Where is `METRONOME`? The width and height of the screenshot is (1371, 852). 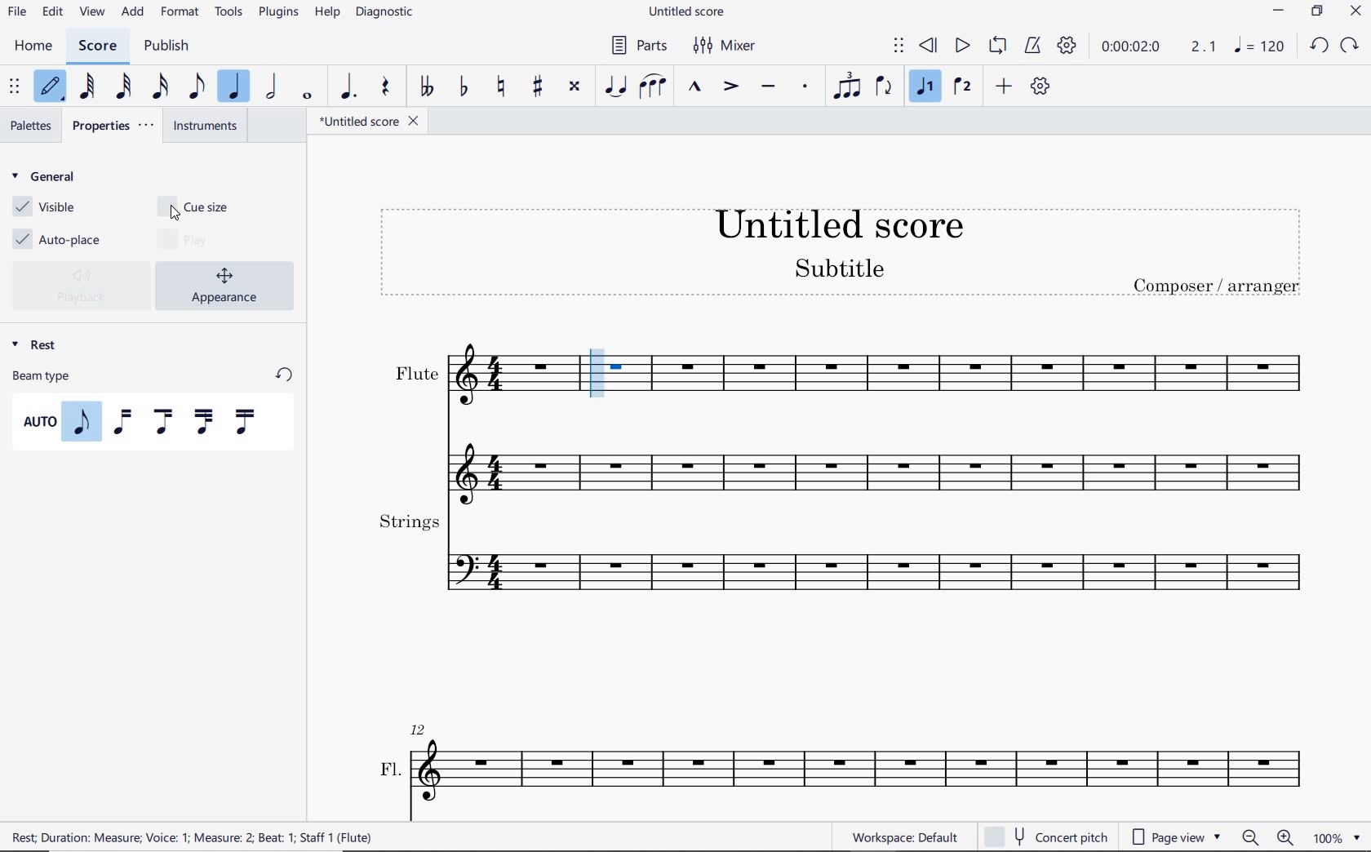
METRONOME is located at coordinates (1036, 47).